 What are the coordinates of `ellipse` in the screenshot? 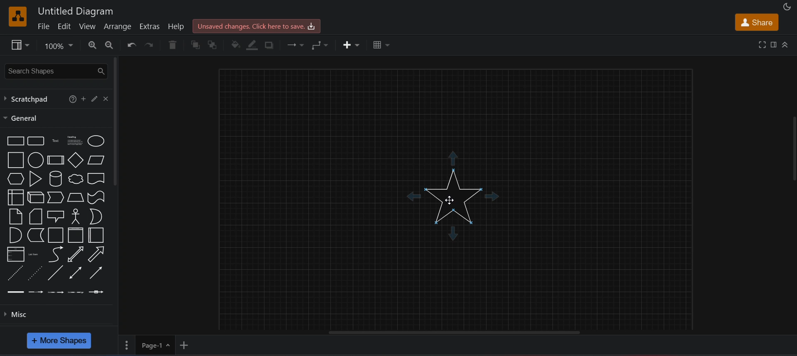 It's located at (98, 141).